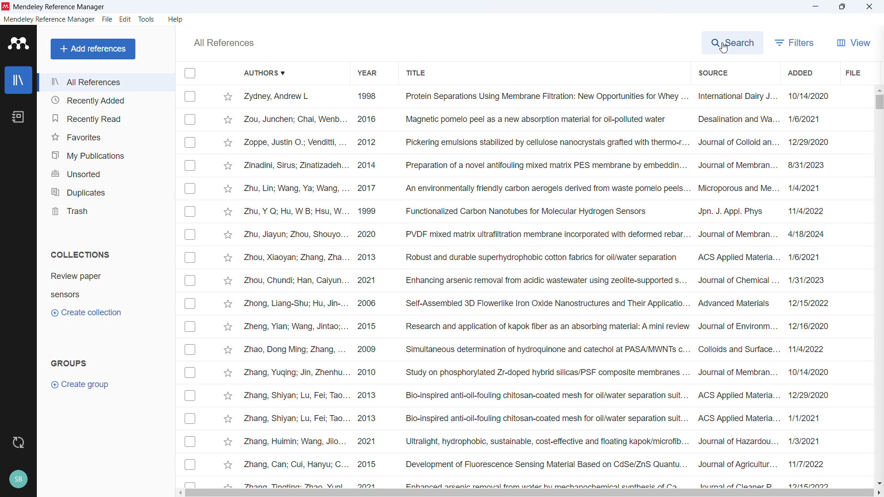 This screenshot has width=884, height=497. What do you see at coordinates (81, 254) in the screenshot?
I see `Collections ` at bounding box center [81, 254].